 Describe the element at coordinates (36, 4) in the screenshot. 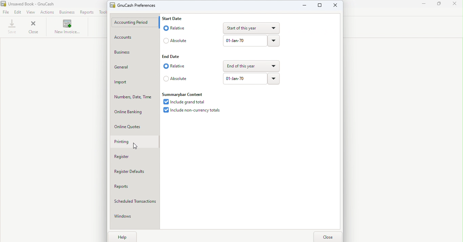

I see `Unsaved Book - GnuCash` at that location.